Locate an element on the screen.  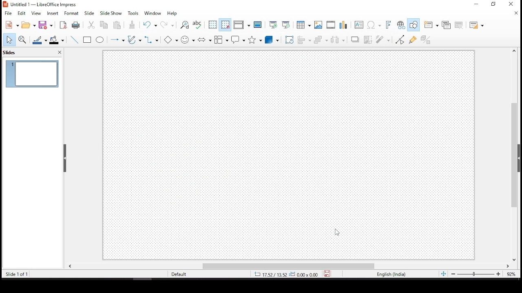
symbol shapes is located at coordinates (186, 39).